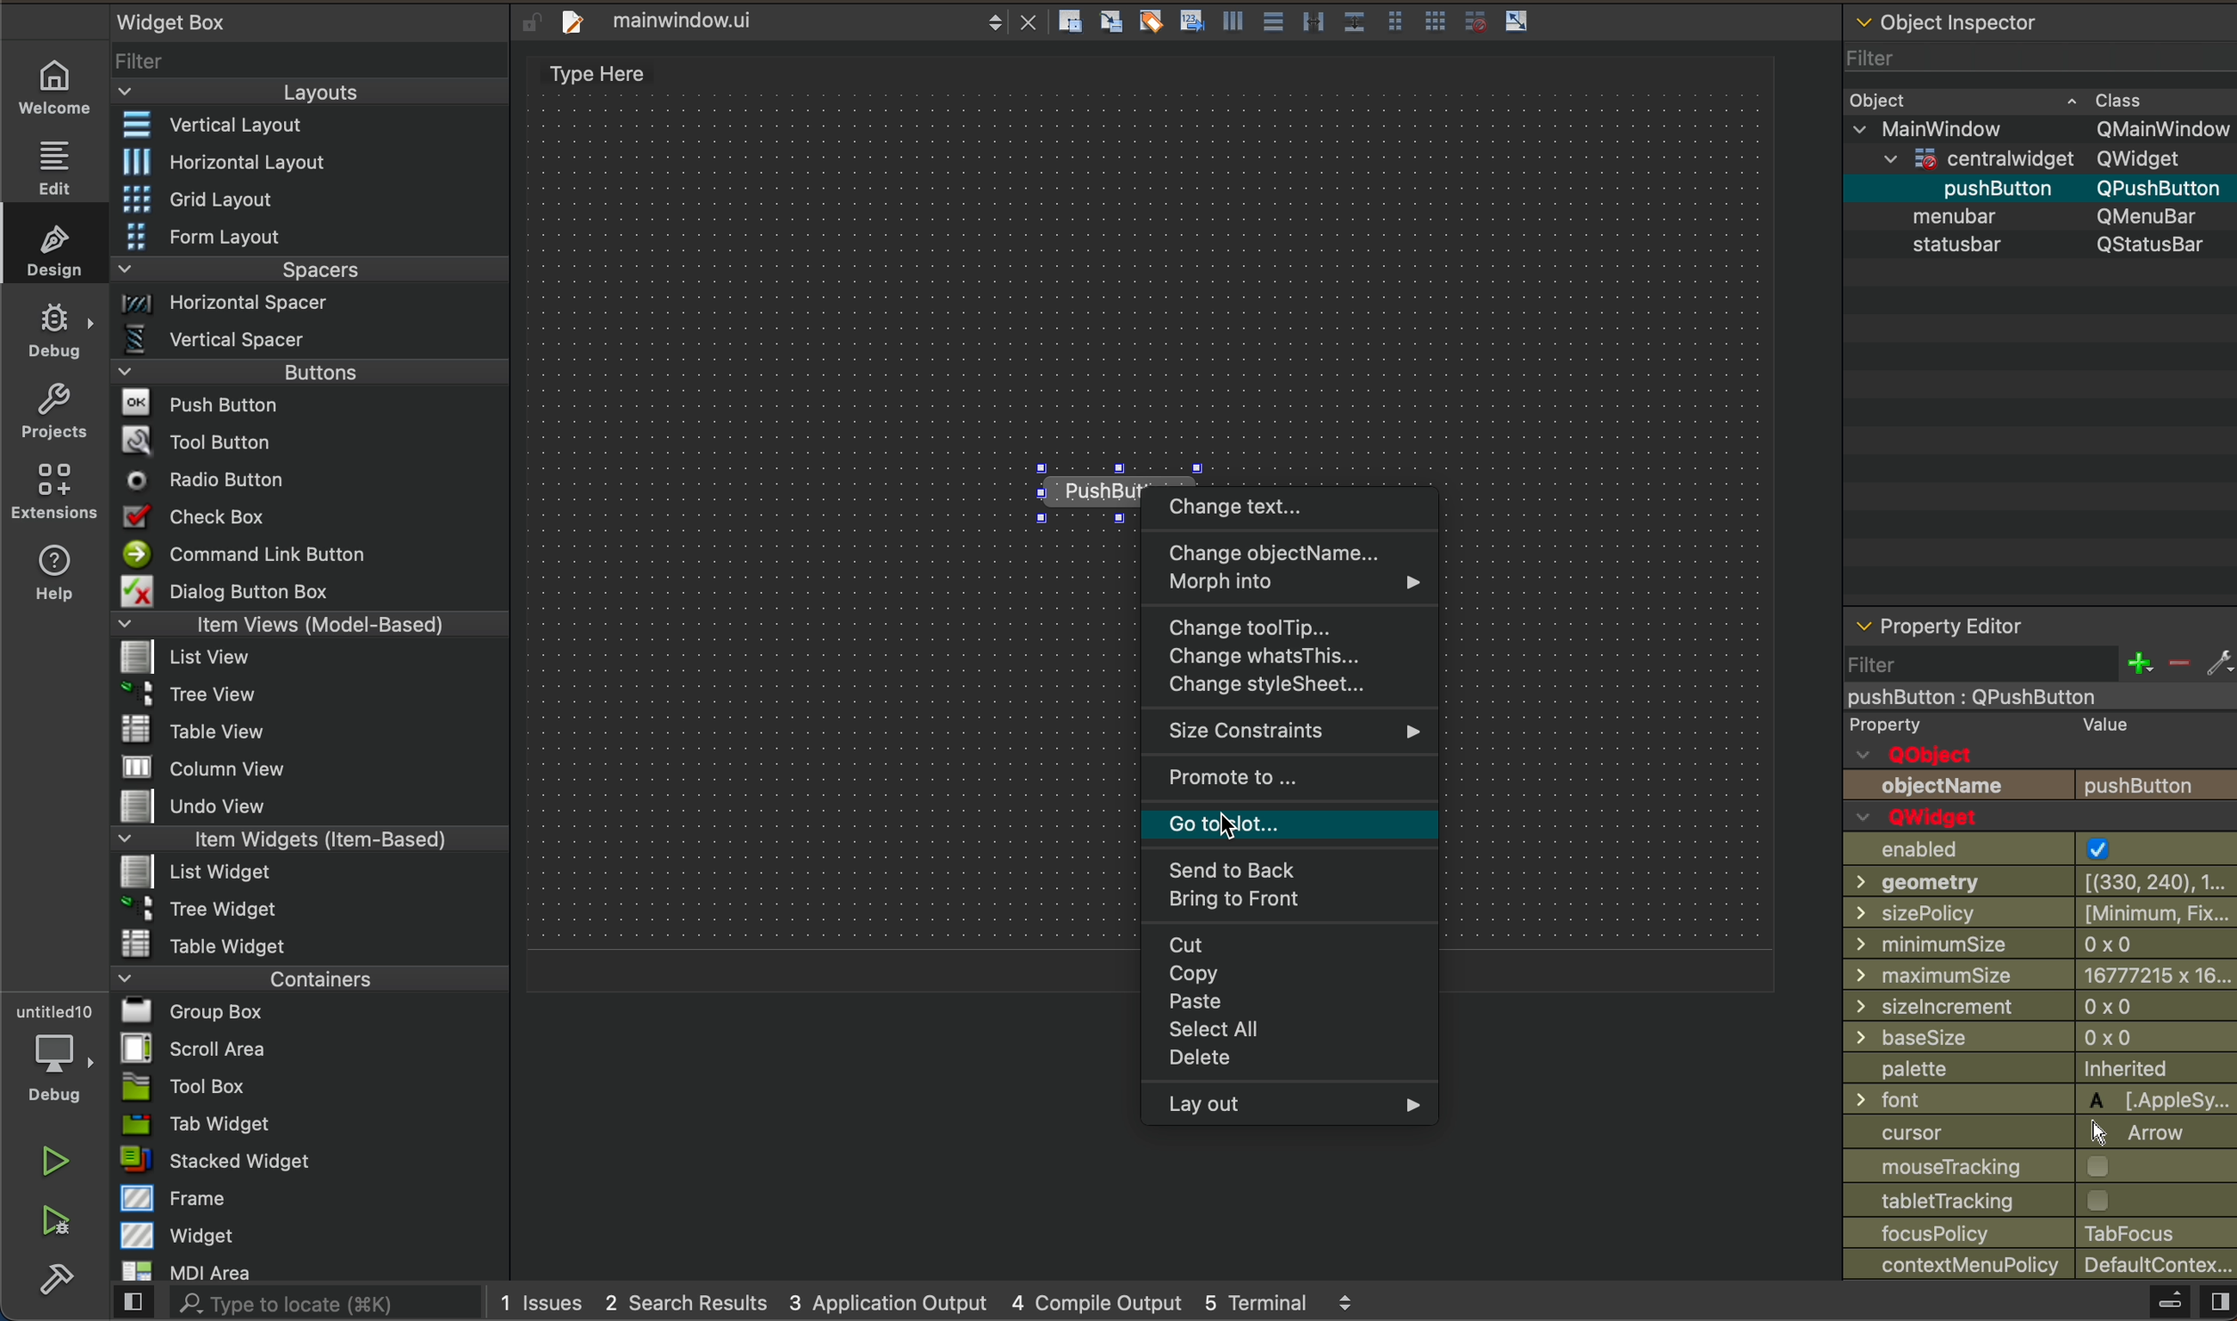 This screenshot has width=2237, height=1321. What do you see at coordinates (2034, 159) in the screenshot?
I see `centralwidget` at bounding box center [2034, 159].